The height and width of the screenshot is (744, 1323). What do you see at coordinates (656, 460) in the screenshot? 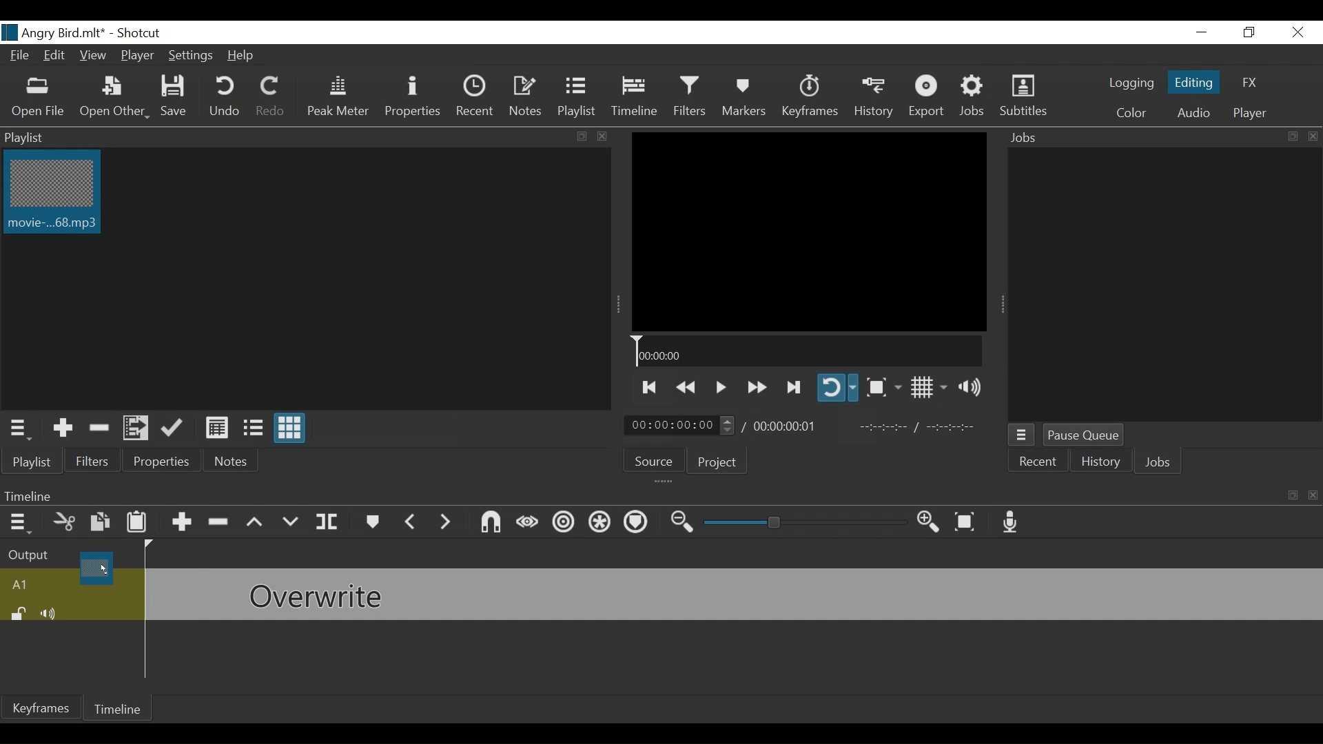
I see `Source` at bounding box center [656, 460].